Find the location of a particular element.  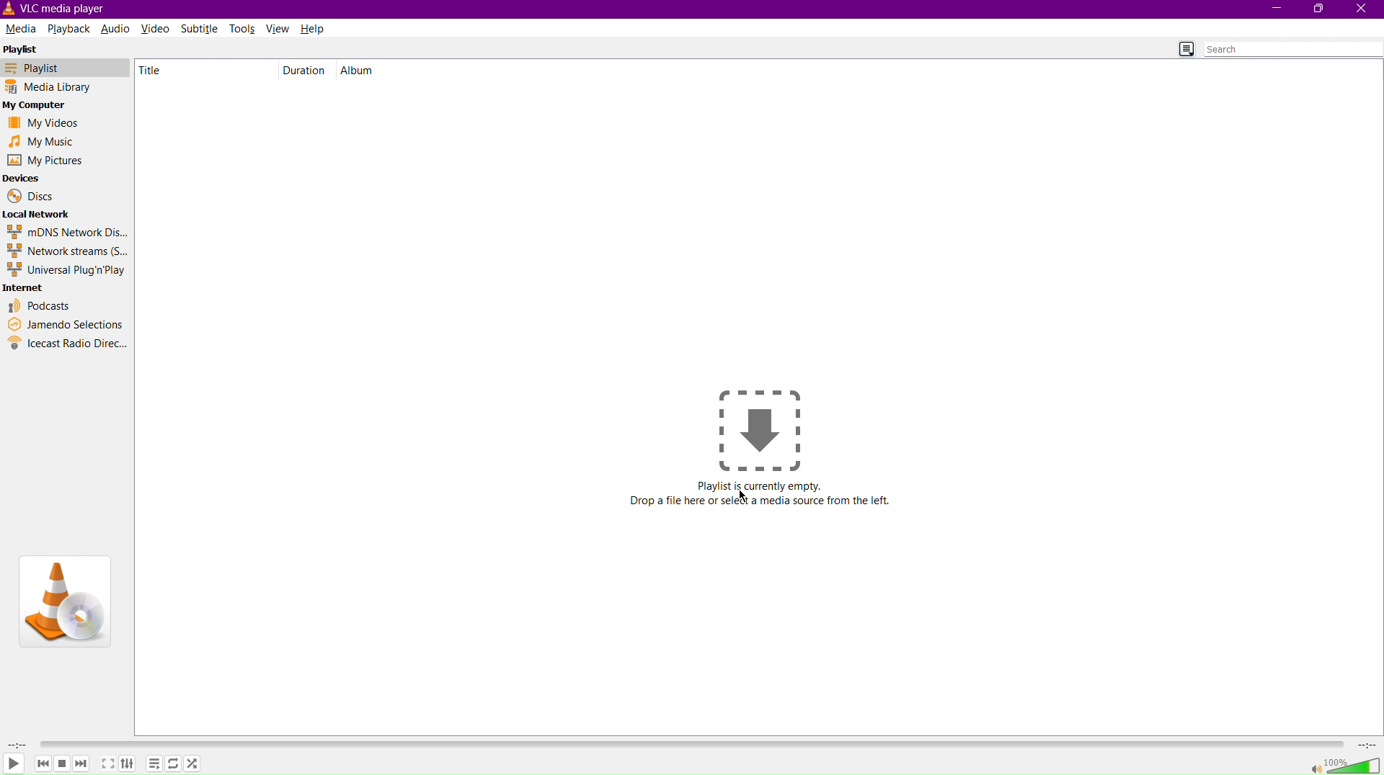

VLC Media Player is located at coordinates (56, 9).